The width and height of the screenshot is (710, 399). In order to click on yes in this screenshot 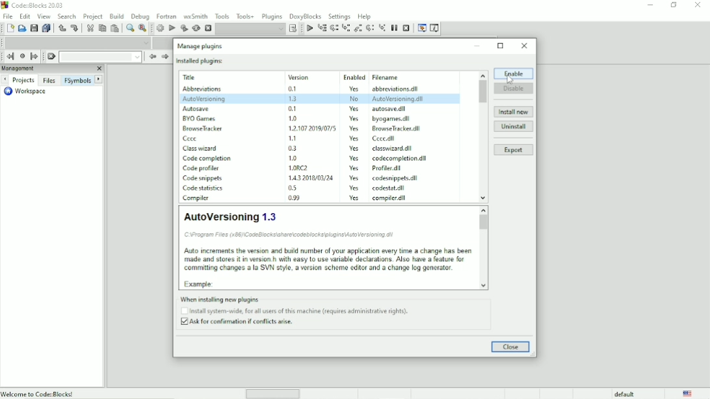, I will do `click(354, 108)`.